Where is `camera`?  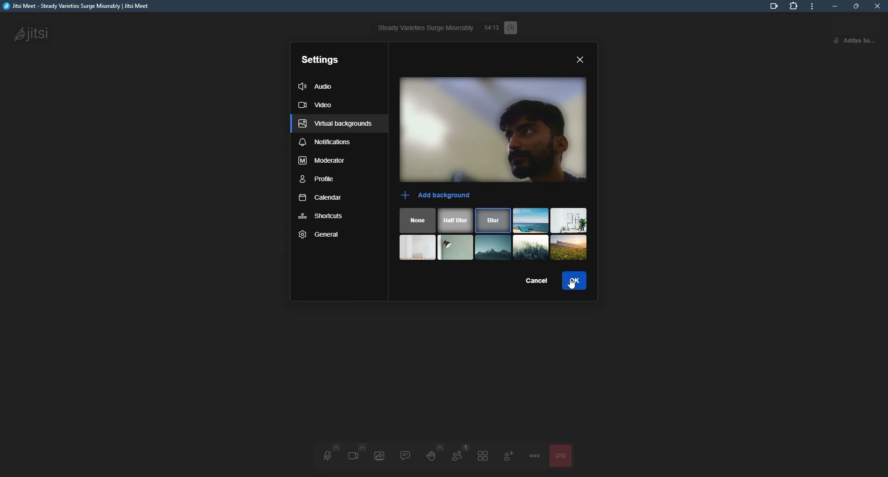 camera is located at coordinates (771, 7).